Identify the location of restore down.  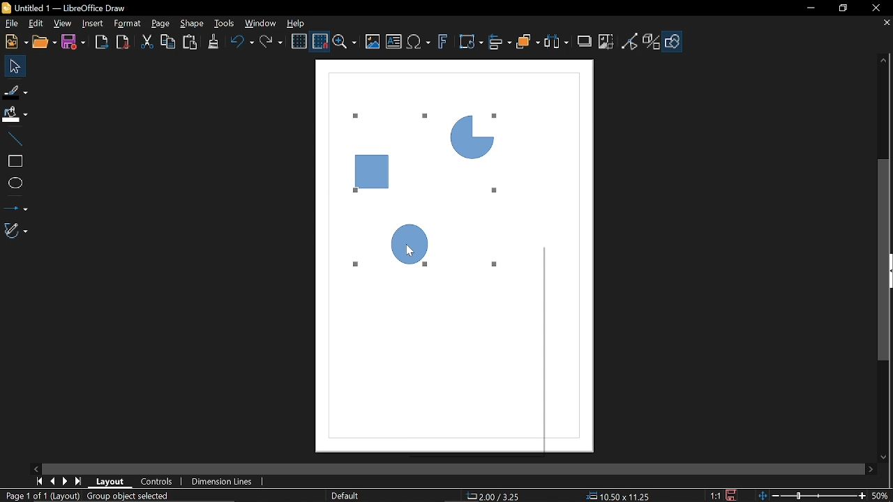
(841, 9).